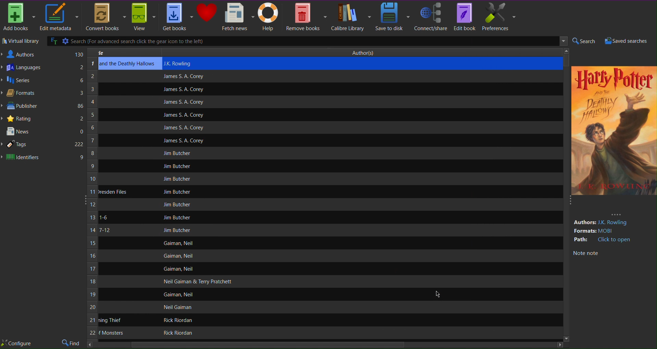  What do you see at coordinates (613, 144) in the screenshot?
I see `Cover Preview` at bounding box center [613, 144].